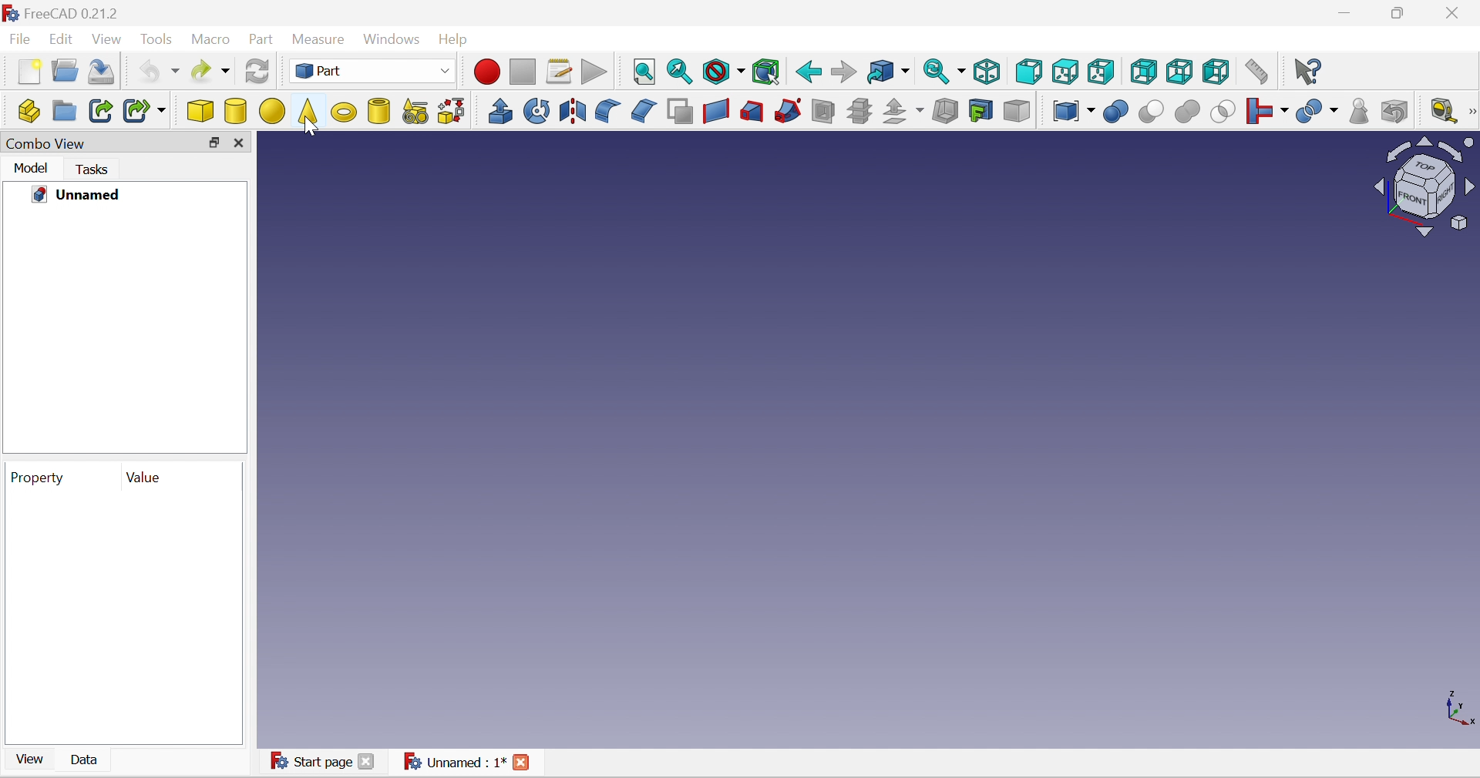 Image resolution: width=1480 pixels, height=778 pixels. What do you see at coordinates (380, 112) in the screenshot?
I see `Create tube` at bounding box center [380, 112].